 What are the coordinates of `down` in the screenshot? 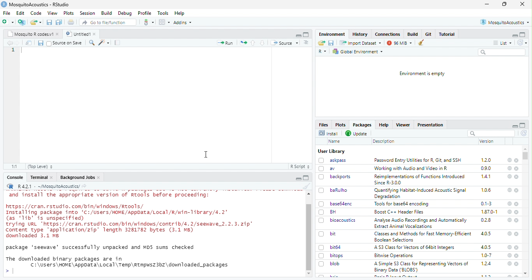 It's located at (263, 43).